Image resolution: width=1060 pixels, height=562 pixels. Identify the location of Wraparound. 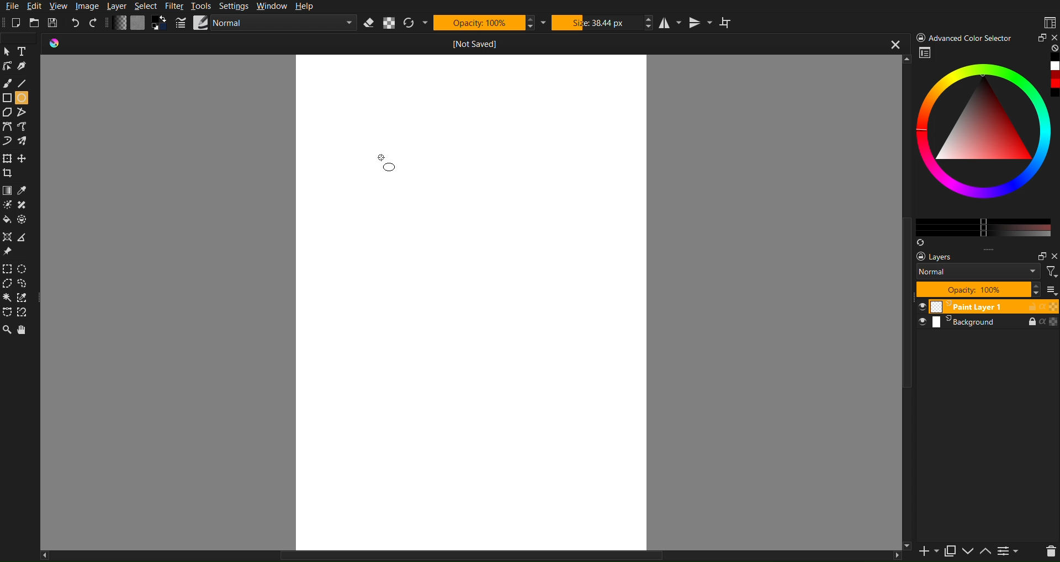
(732, 22).